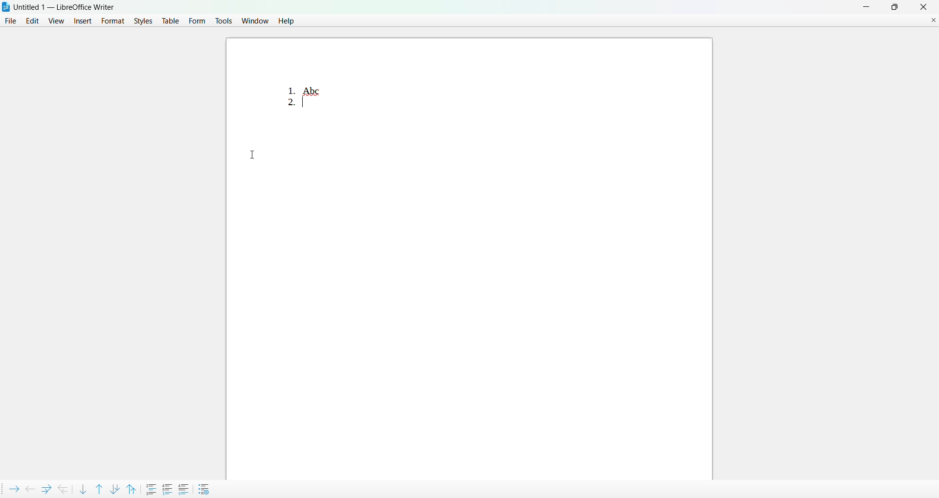  Describe the element at coordinates (28, 488) in the screenshot. I see `promote outline level` at that location.